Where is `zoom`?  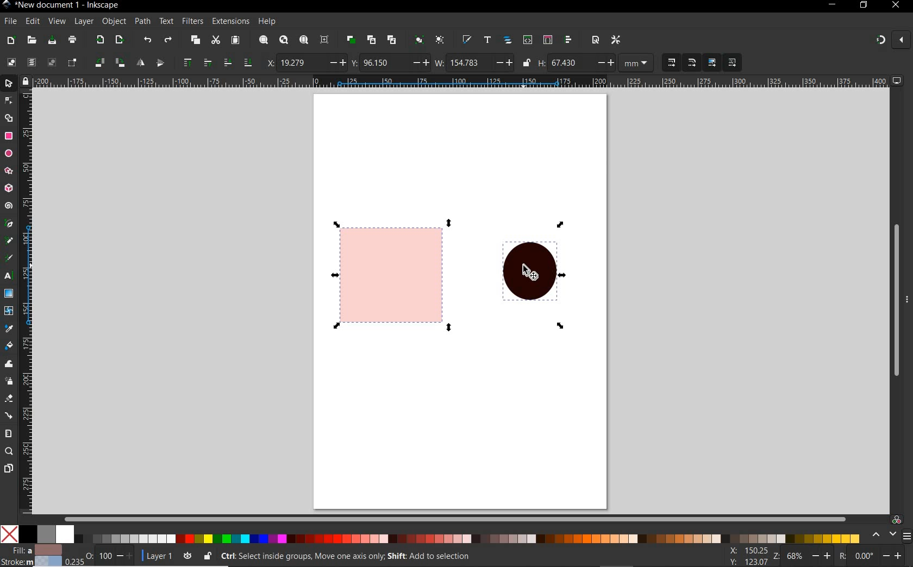 zoom is located at coordinates (808, 557).